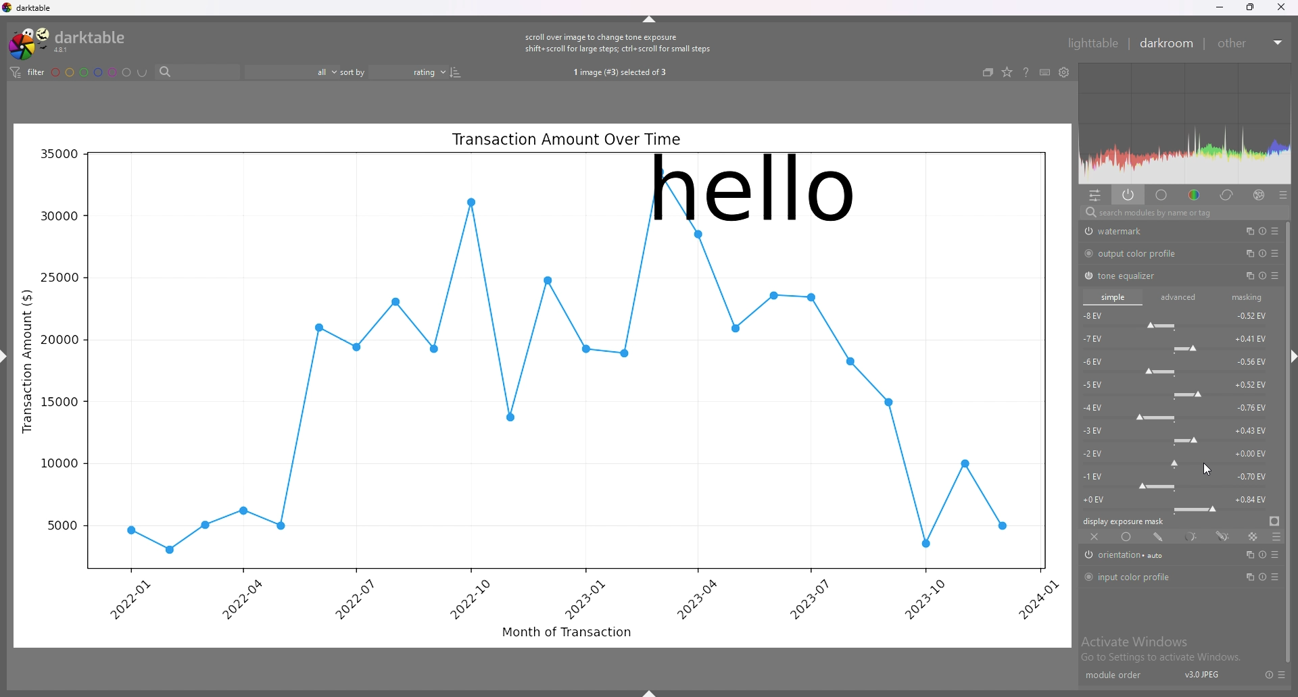 Image resolution: width=1298 pixels, height=697 pixels. I want to click on effect, so click(1259, 195).